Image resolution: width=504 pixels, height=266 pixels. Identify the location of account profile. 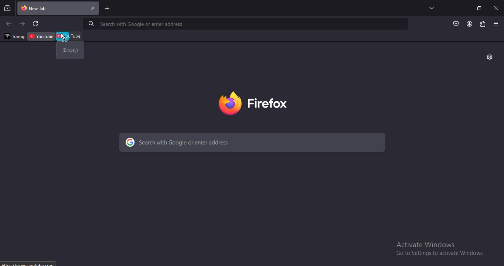
(469, 24).